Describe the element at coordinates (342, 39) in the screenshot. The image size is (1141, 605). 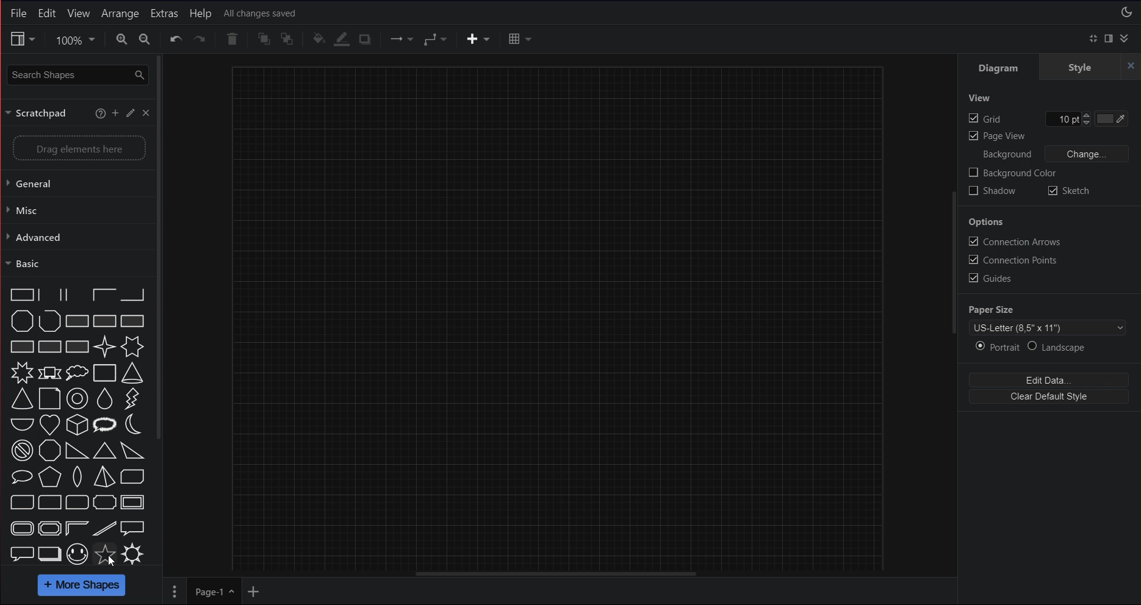
I see `Line color` at that location.